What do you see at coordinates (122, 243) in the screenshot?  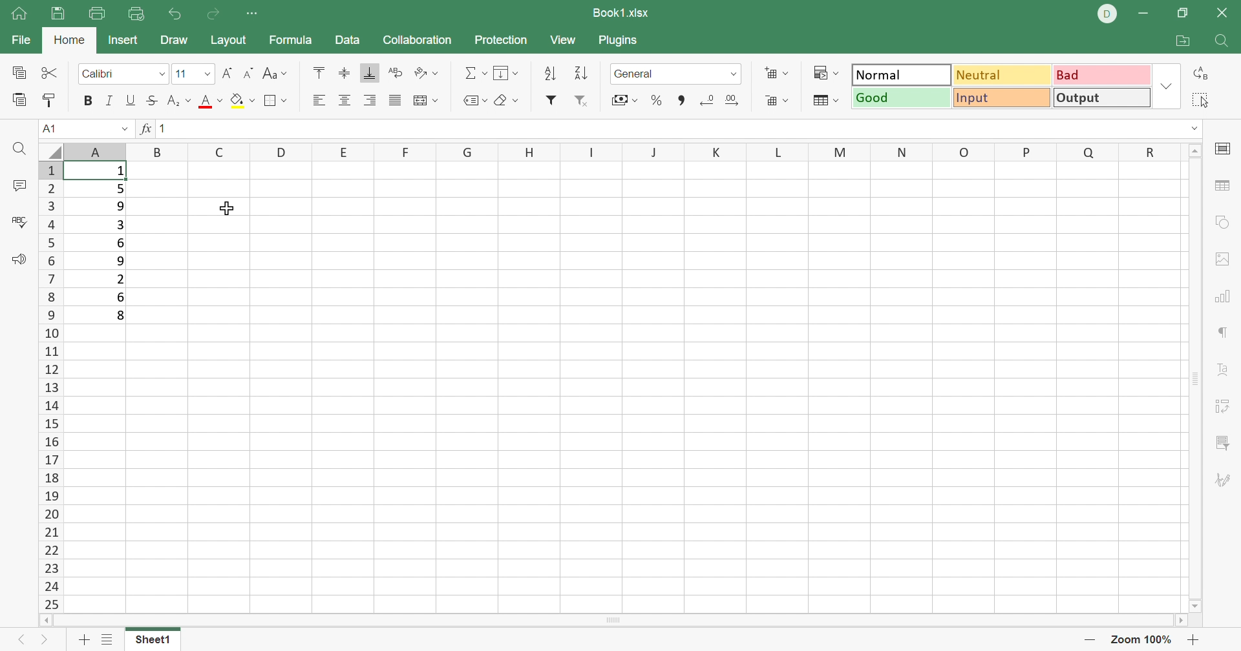 I see `6` at bounding box center [122, 243].